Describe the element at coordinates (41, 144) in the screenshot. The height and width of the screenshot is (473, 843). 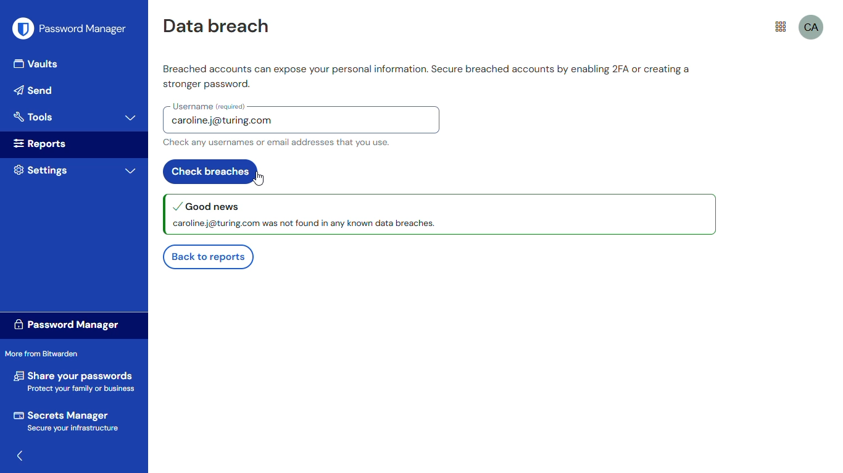
I see `reports` at that location.